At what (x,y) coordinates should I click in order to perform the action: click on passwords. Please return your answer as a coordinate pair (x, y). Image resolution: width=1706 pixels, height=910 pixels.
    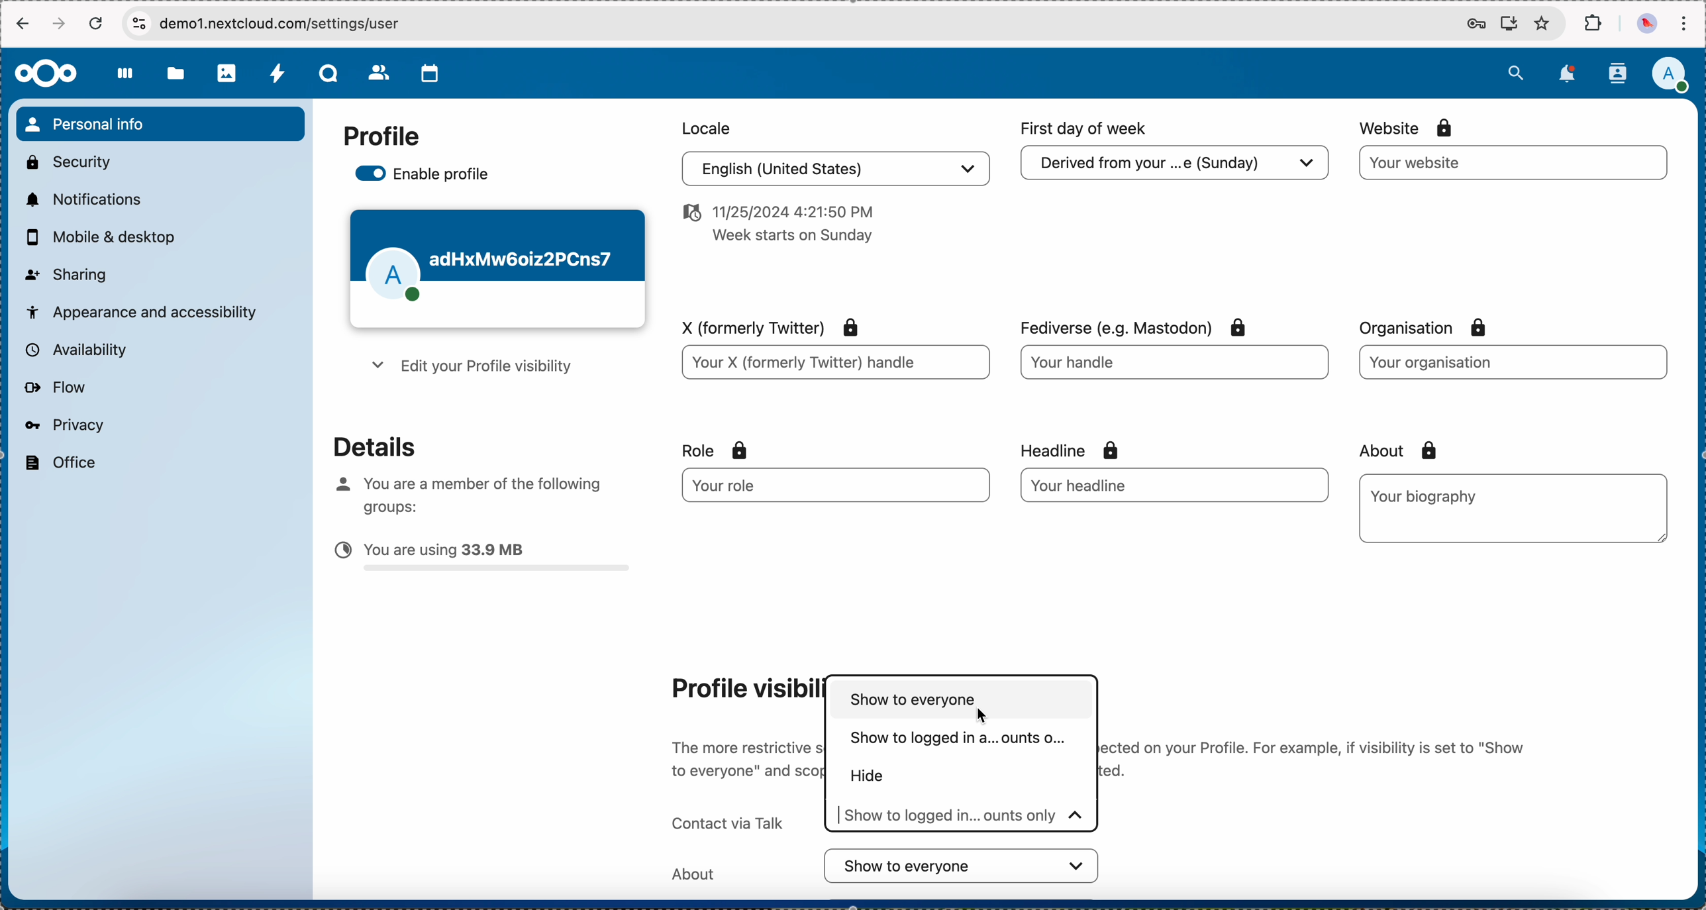
    Looking at the image, I should click on (1473, 25).